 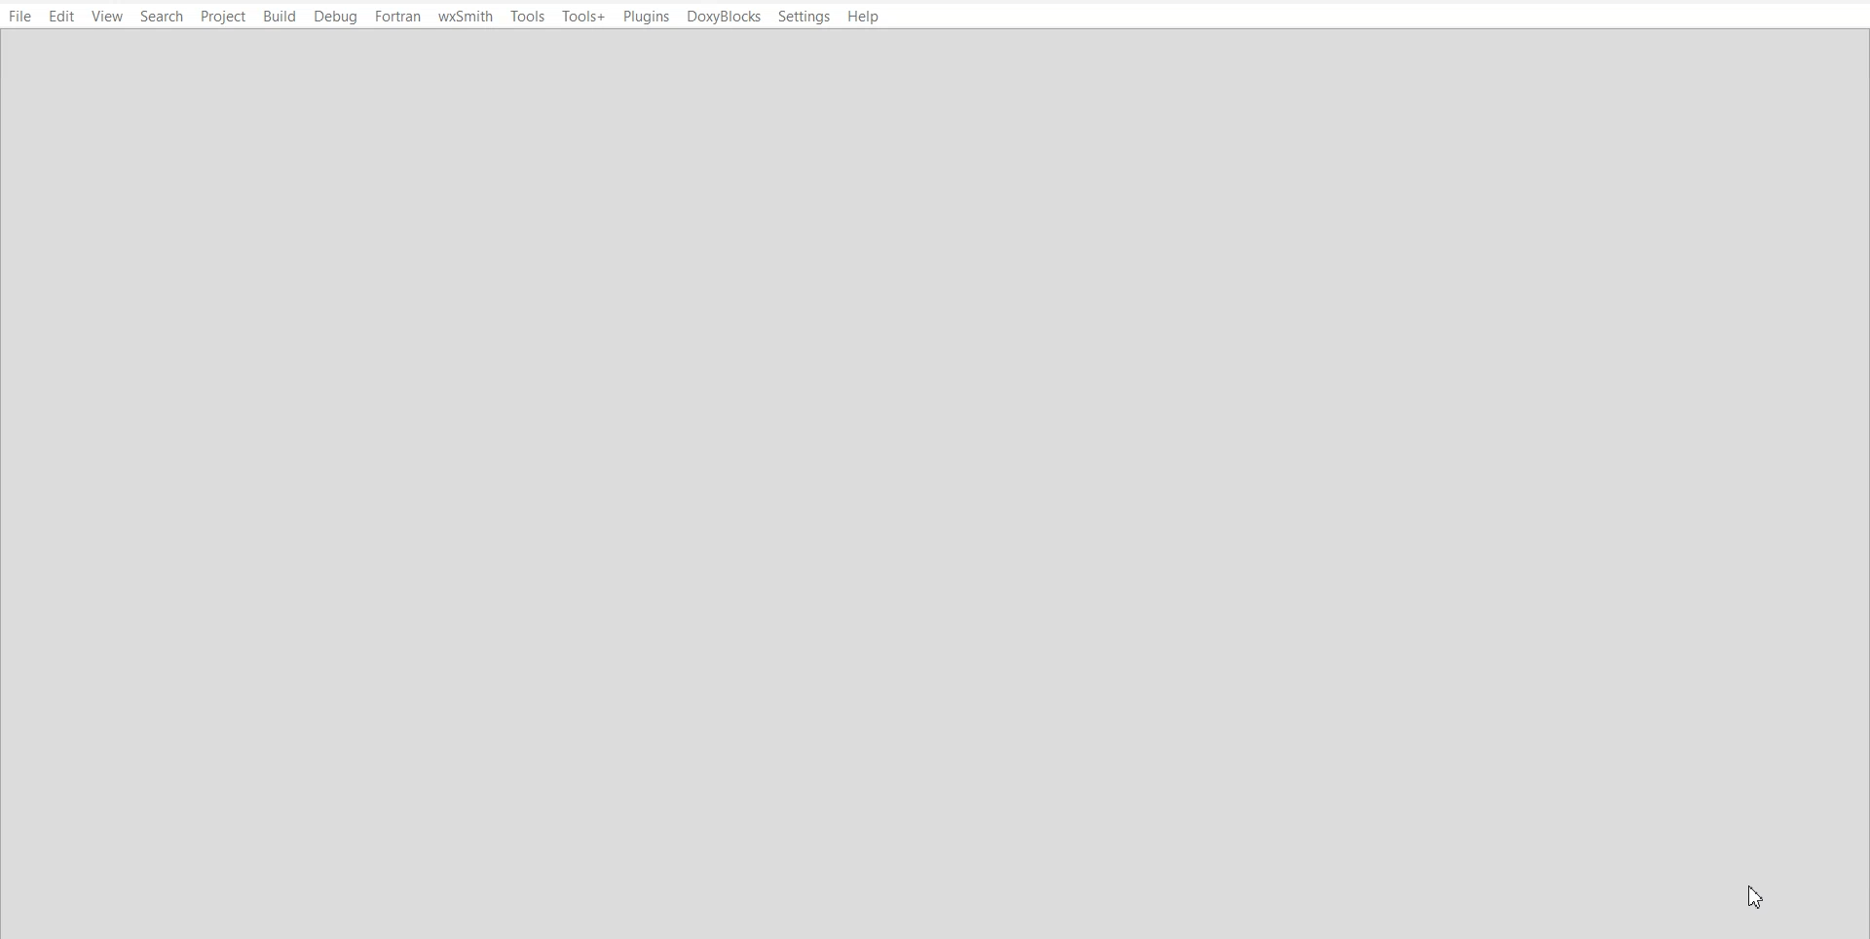 I want to click on Project, so click(x=222, y=16).